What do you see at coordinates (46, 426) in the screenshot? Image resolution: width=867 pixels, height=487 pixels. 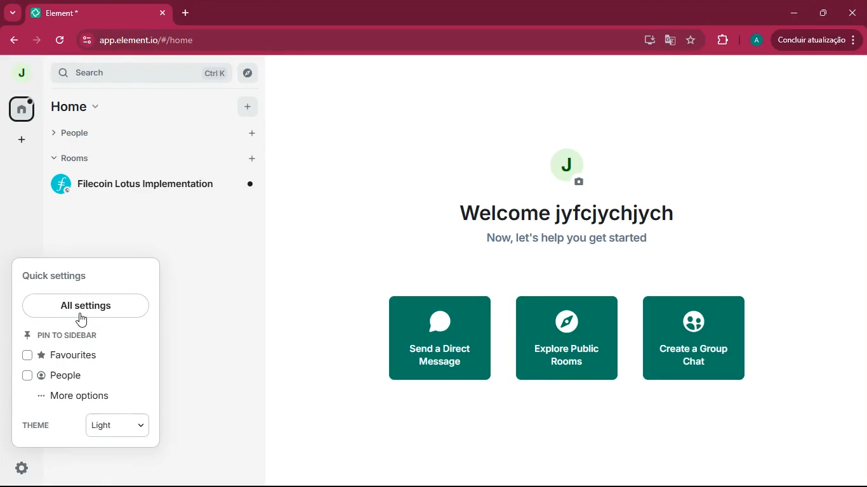 I see `theme` at bounding box center [46, 426].